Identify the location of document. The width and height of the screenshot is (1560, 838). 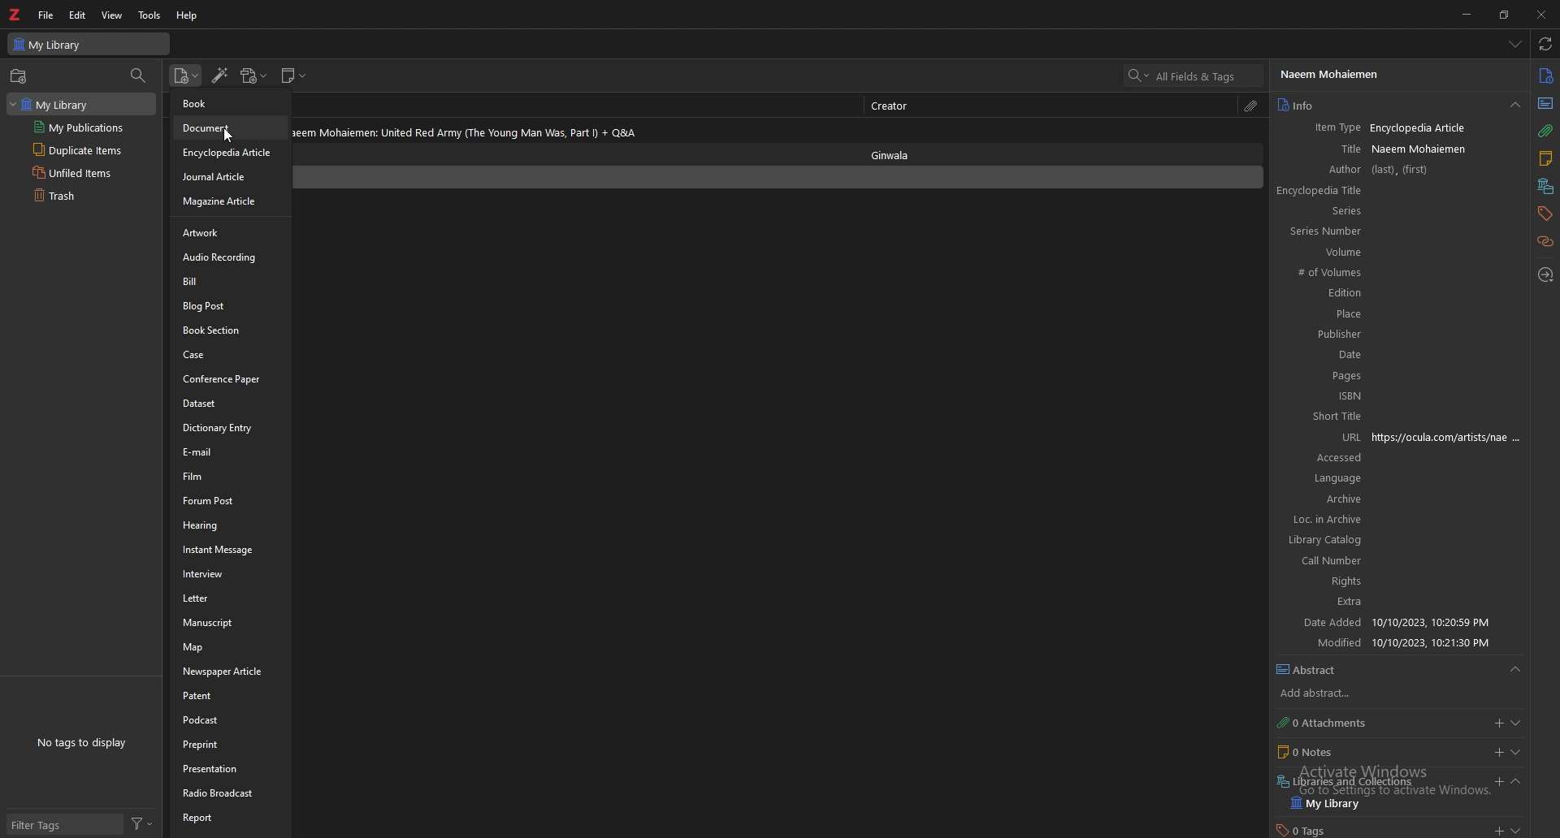
(232, 128).